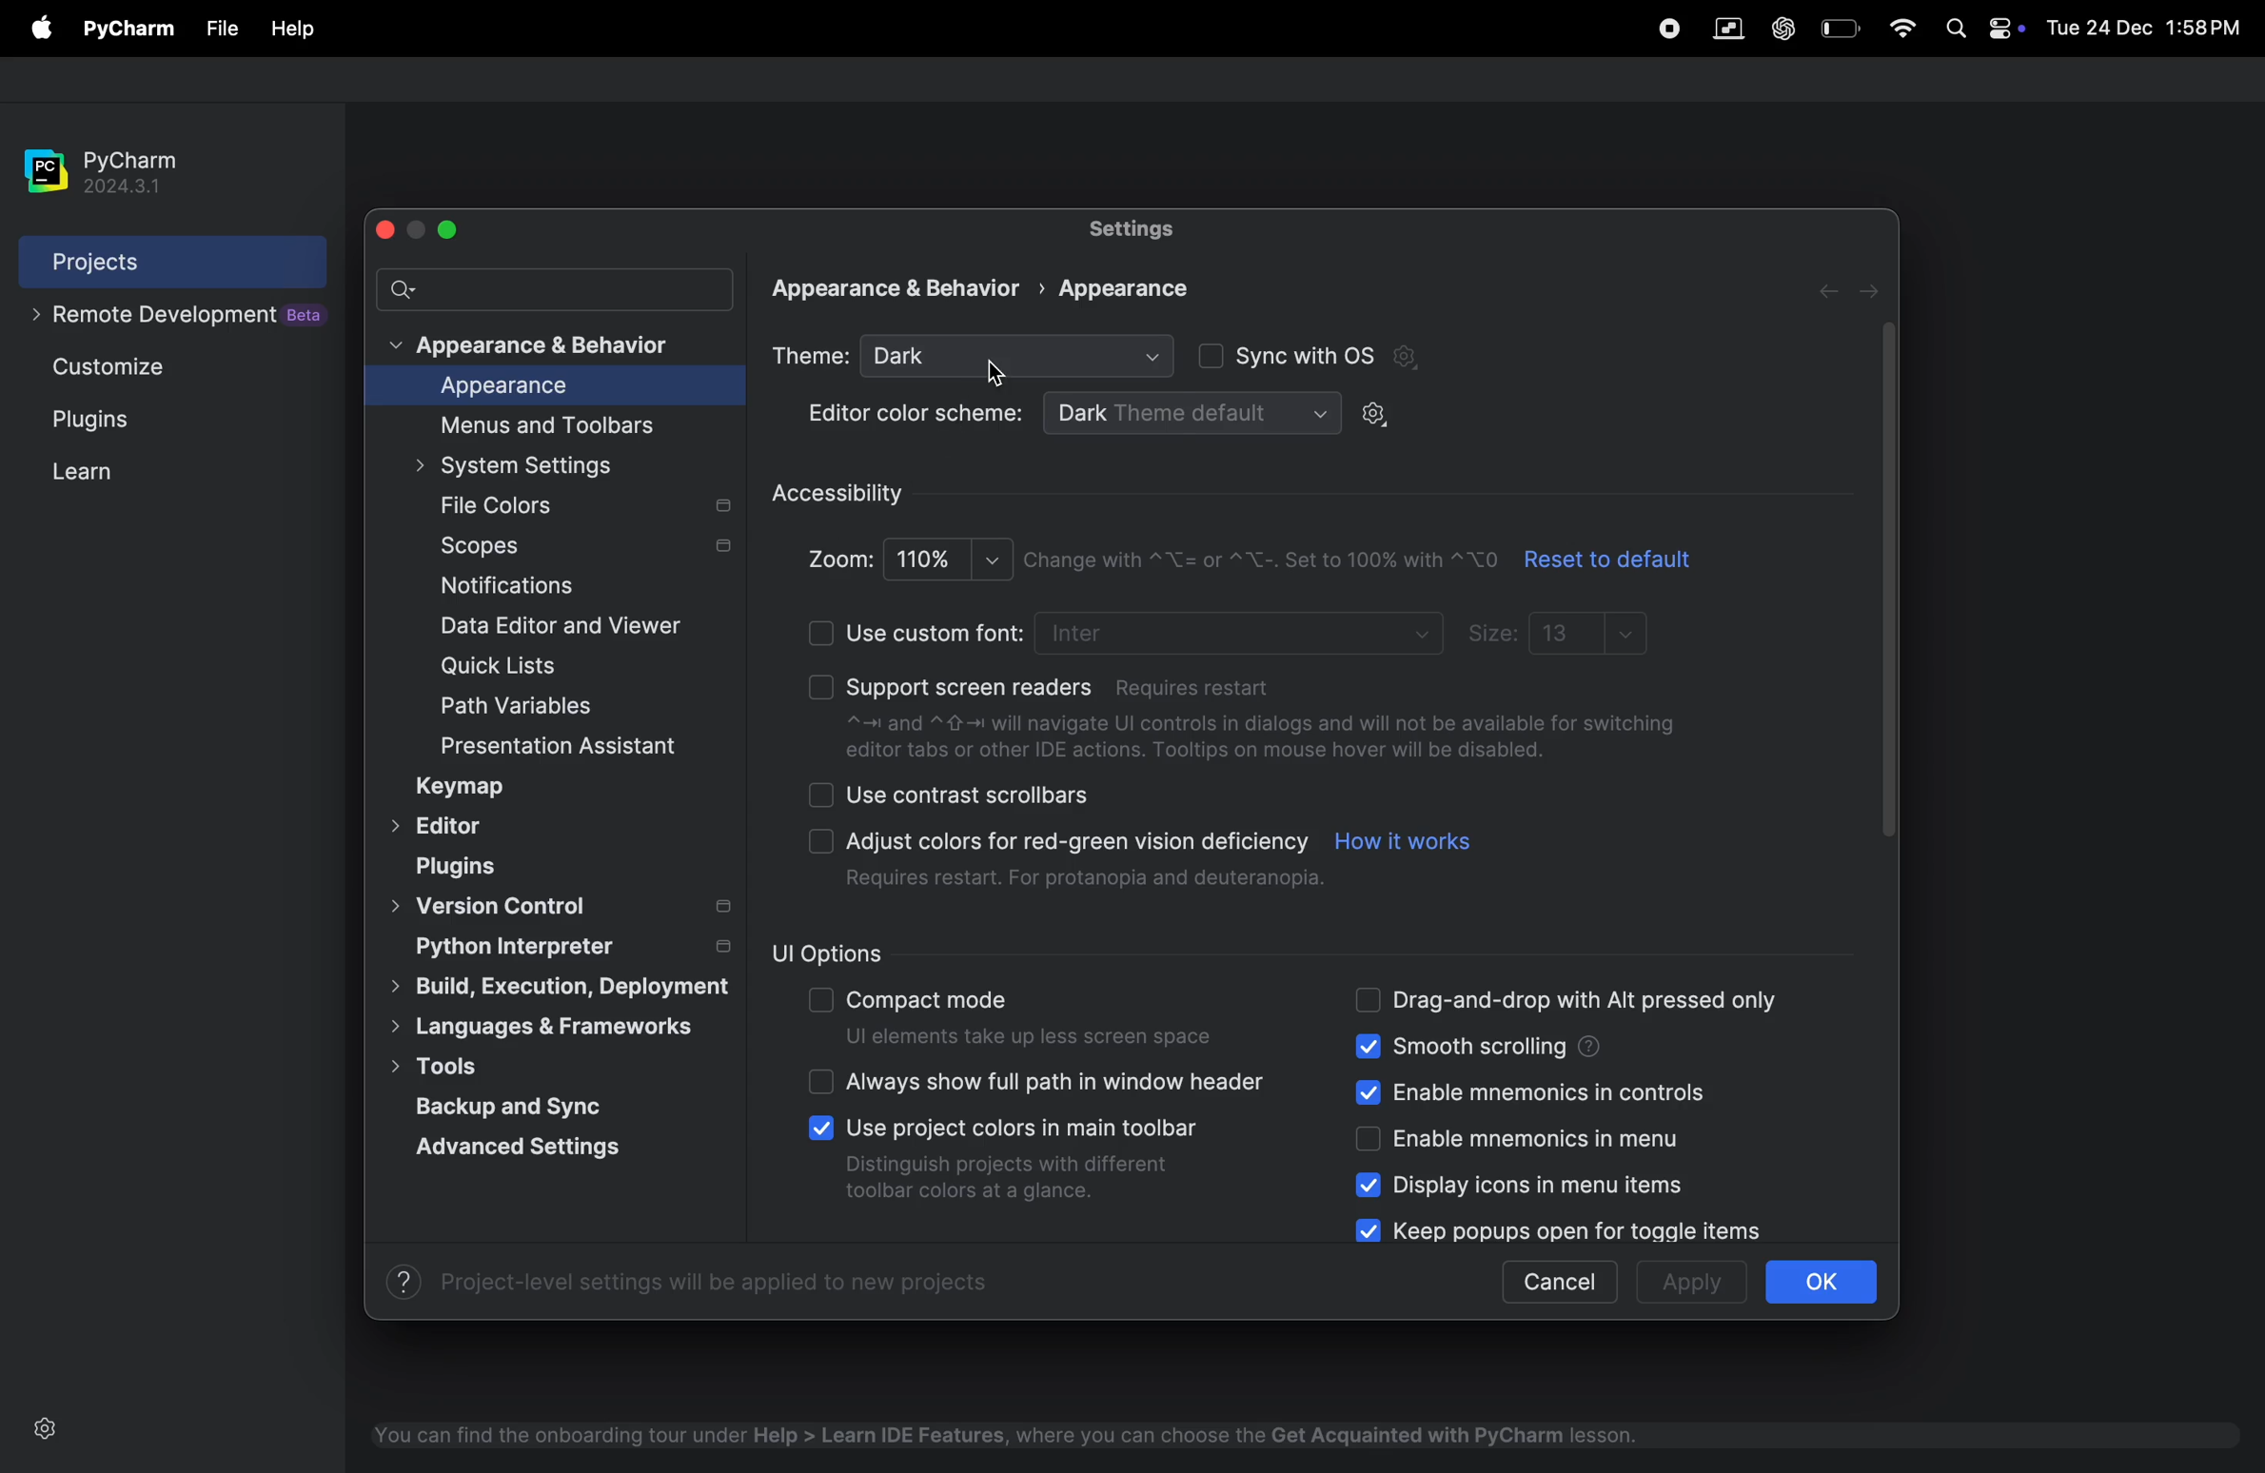 The image size is (2265, 1473). Describe the element at coordinates (1030, 354) in the screenshot. I see `Dark` at that location.